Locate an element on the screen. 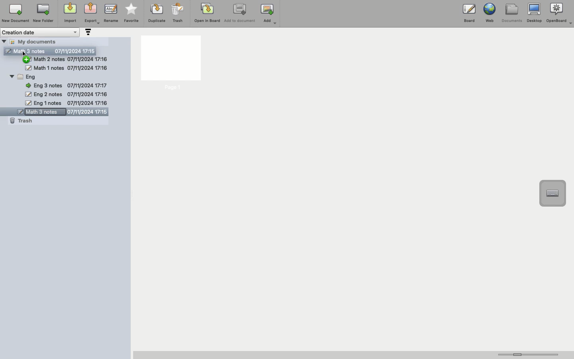 Image resolution: width=574 pixels, height=359 pixels. Eng 3 notes 07/11/2024 is located at coordinates (69, 85).